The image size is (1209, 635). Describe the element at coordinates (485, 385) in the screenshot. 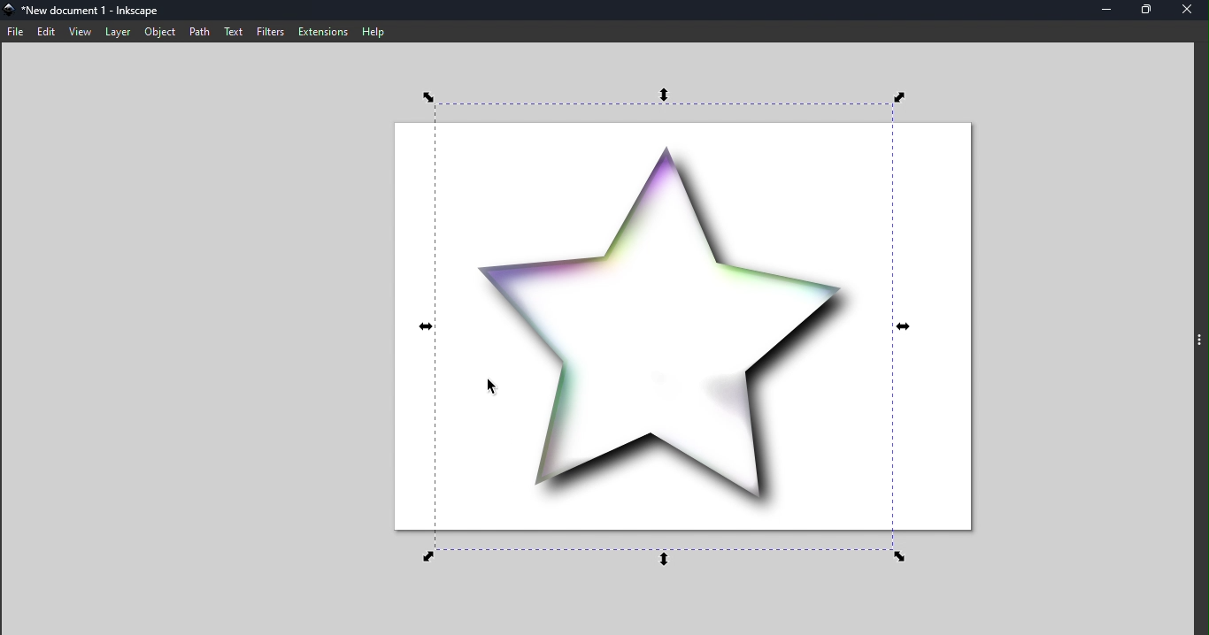

I see `cursor` at that location.